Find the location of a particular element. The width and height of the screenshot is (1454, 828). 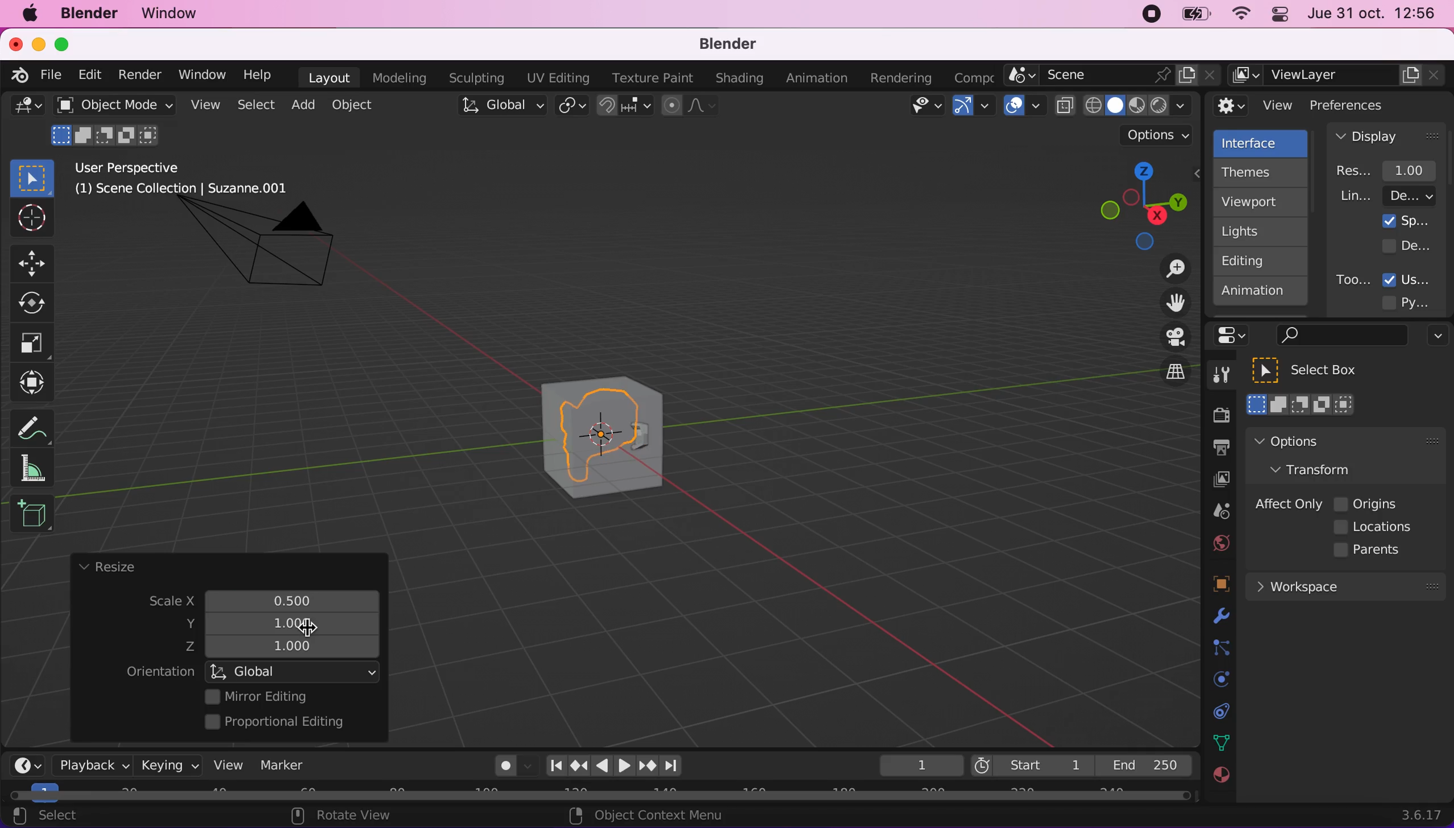

start 1 is located at coordinates (1031, 765).